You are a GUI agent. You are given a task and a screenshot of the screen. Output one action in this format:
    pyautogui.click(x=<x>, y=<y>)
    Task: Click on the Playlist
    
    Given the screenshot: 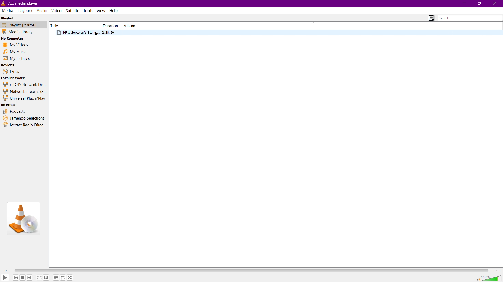 What is the action you would take?
    pyautogui.click(x=24, y=25)
    